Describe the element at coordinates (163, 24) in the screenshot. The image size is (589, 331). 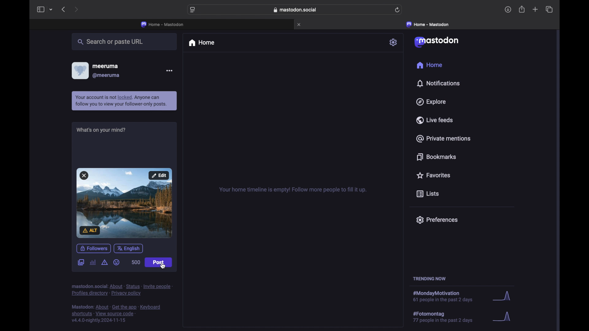
I see `home - mastodon` at that location.